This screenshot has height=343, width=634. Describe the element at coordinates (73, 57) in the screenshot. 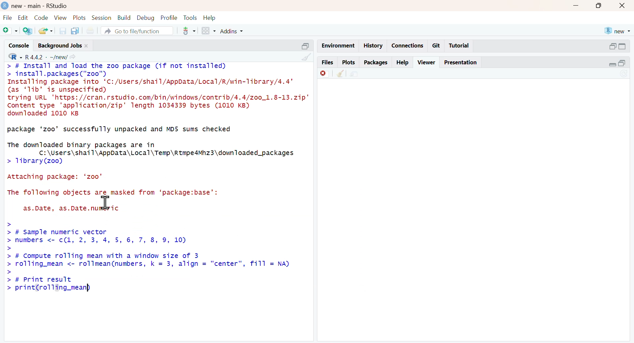

I see `share icon` at that location.